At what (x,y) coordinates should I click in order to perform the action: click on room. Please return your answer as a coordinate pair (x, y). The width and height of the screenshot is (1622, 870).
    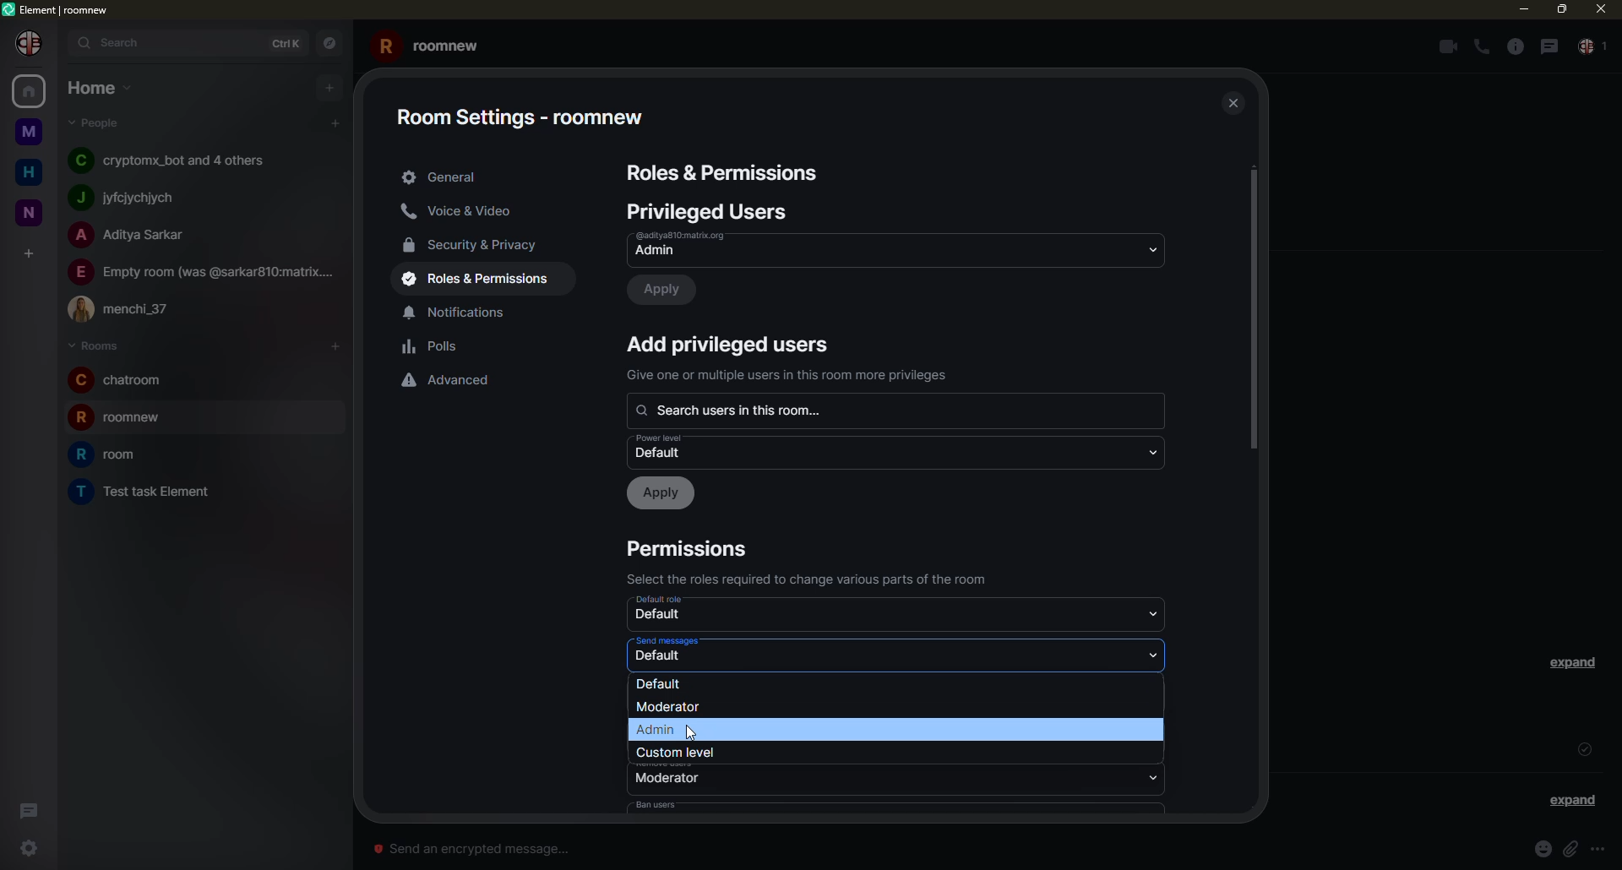
    Looking at the image, I should click on (120, 380).